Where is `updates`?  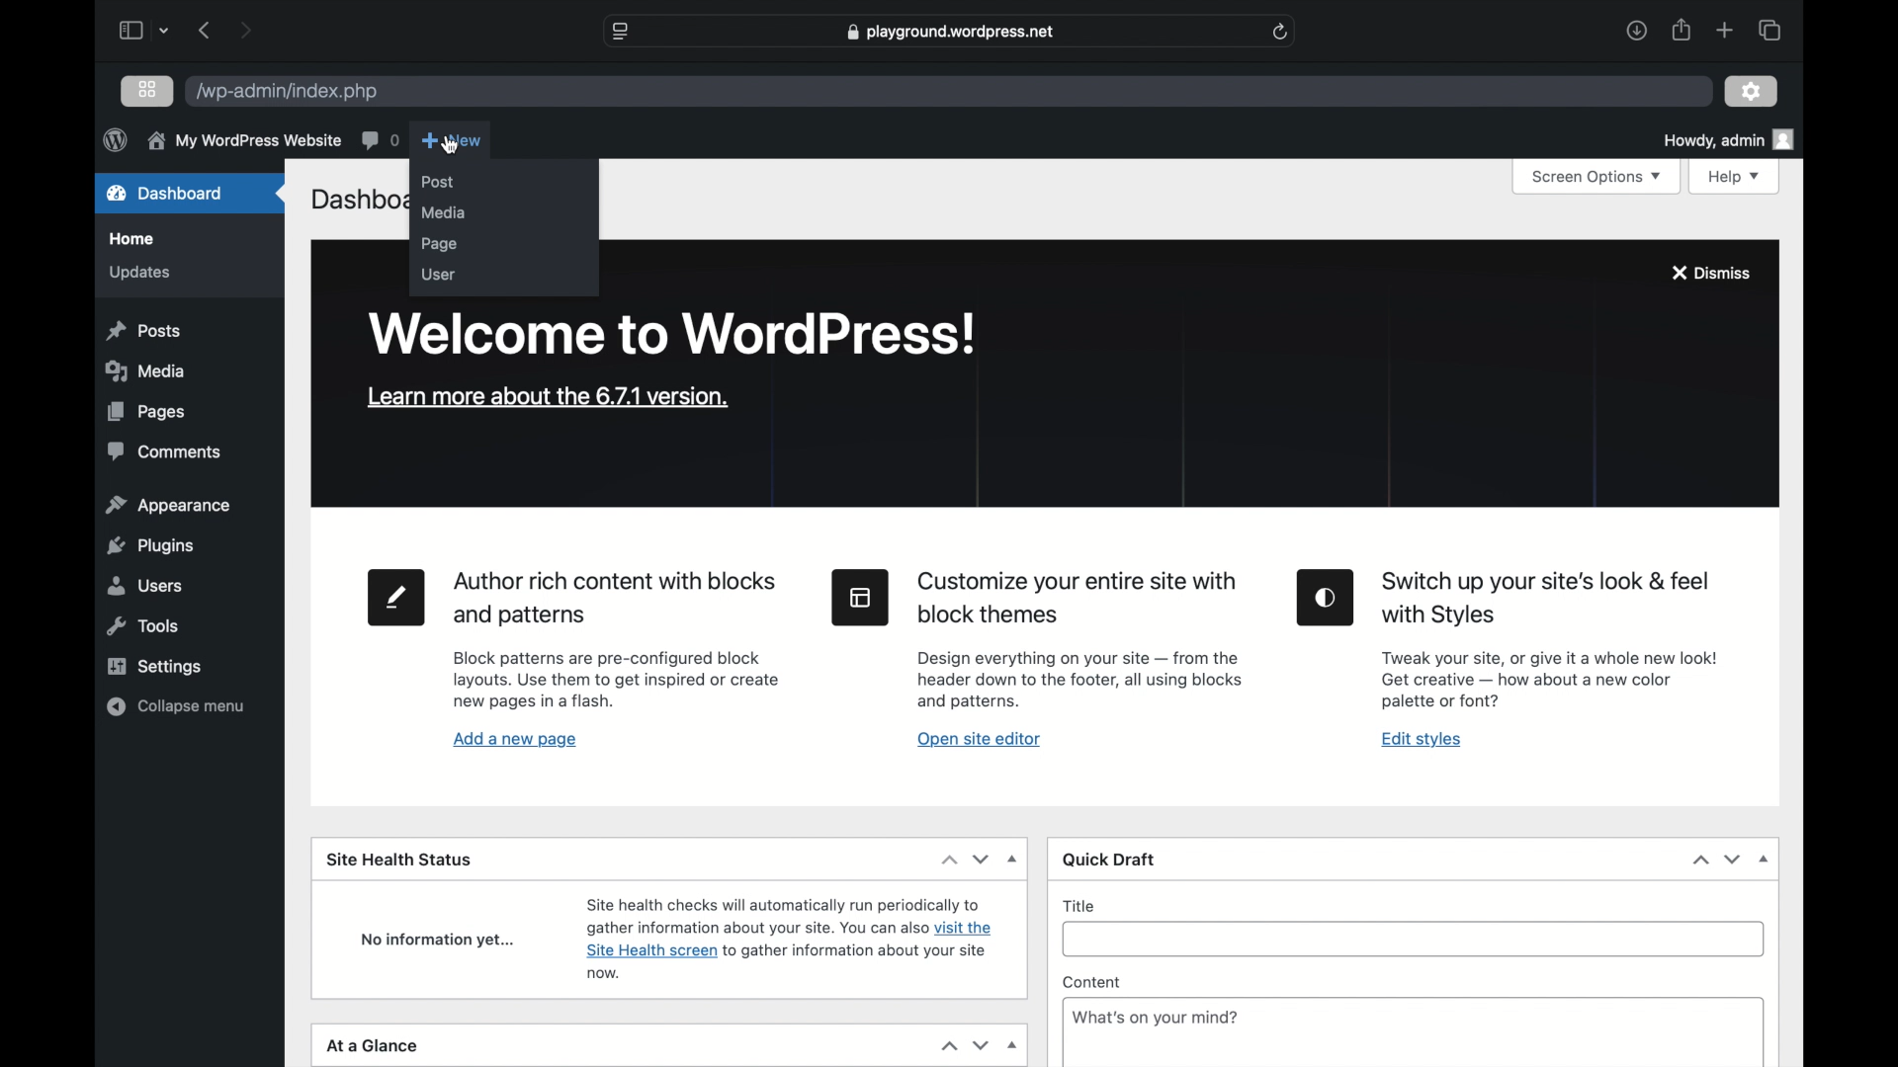 updates is located at coordinates (137, 271).